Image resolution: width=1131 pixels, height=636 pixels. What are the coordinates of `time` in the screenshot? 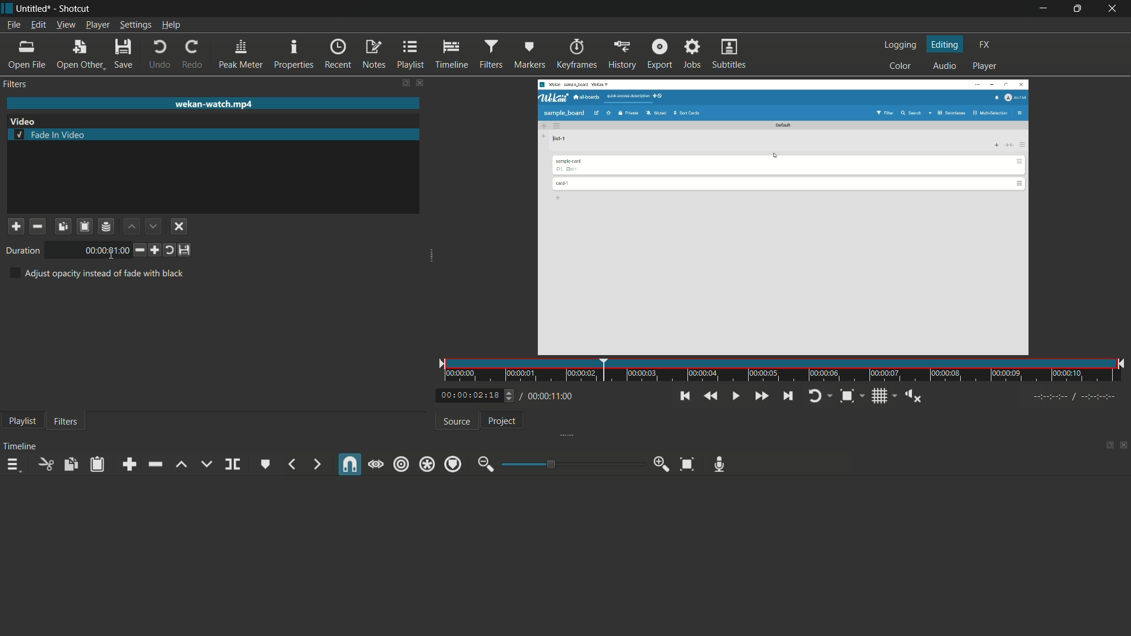 It's located at (102, 250).